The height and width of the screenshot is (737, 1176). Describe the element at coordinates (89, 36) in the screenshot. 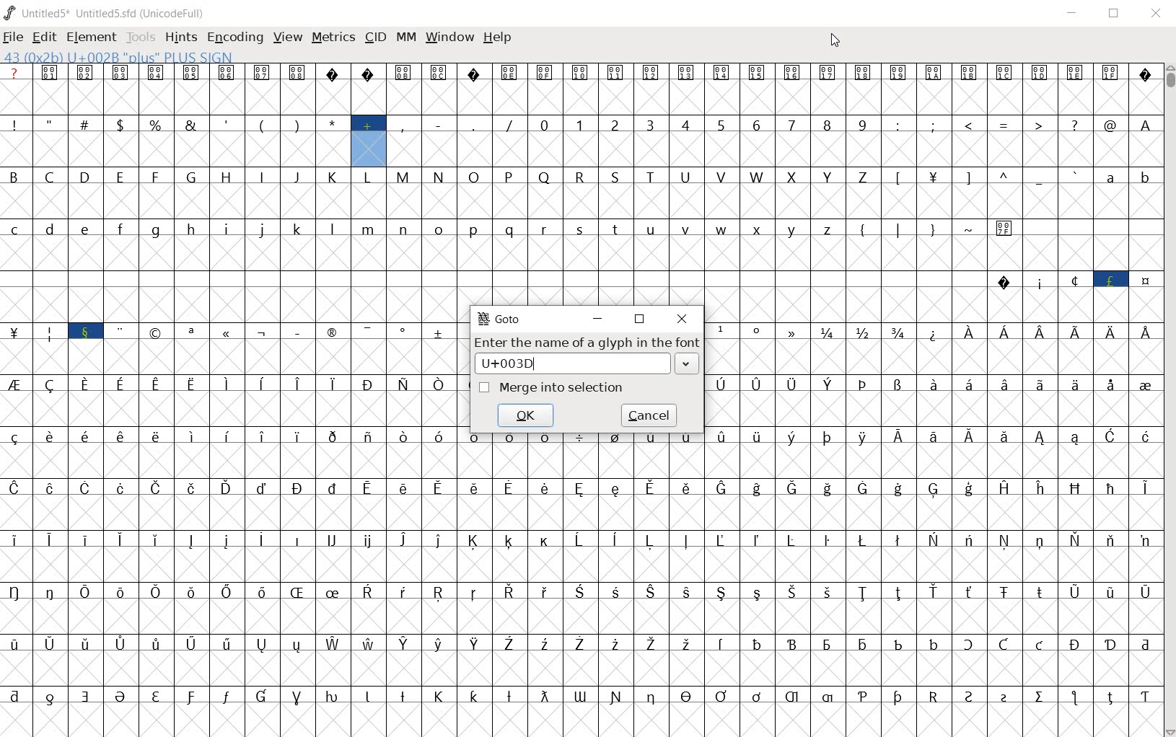

I see `element` at that location.